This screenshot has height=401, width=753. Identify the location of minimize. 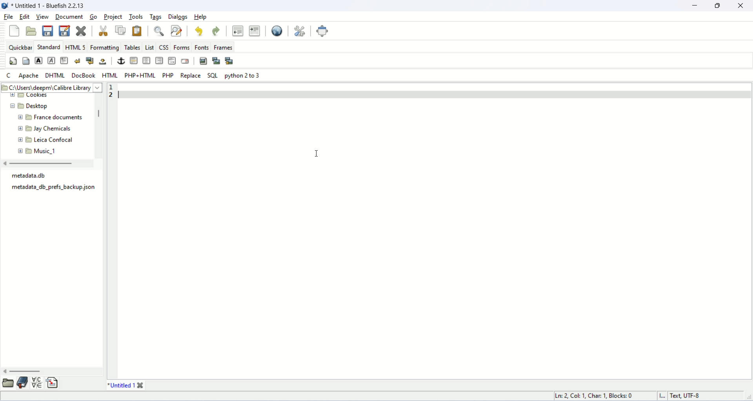
(698, 6).